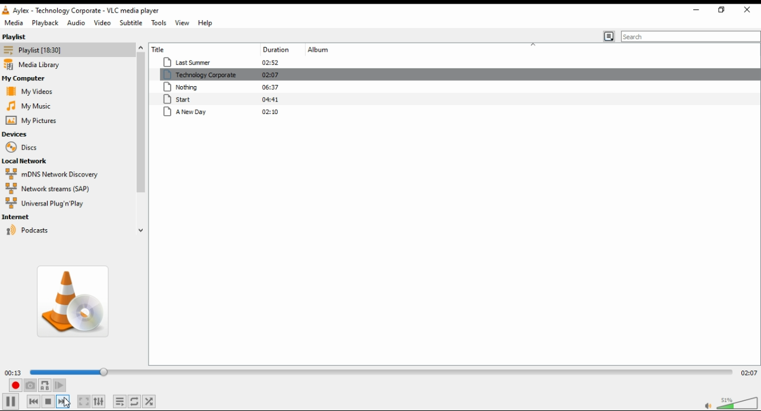  I want to click on random, so click(150, 401).